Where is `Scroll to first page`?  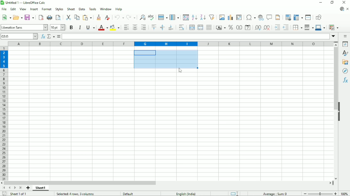 Scroll to first page is located at coordinates (4, 188).